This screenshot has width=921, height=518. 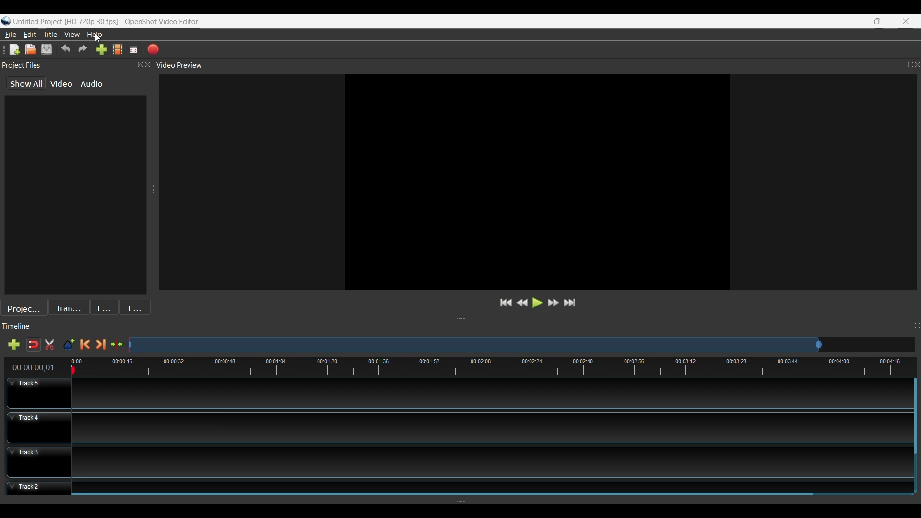 What do you see at coordinates (462, 367) in the screenshot?
I see `Timeline` at bounding box center [462, 367].